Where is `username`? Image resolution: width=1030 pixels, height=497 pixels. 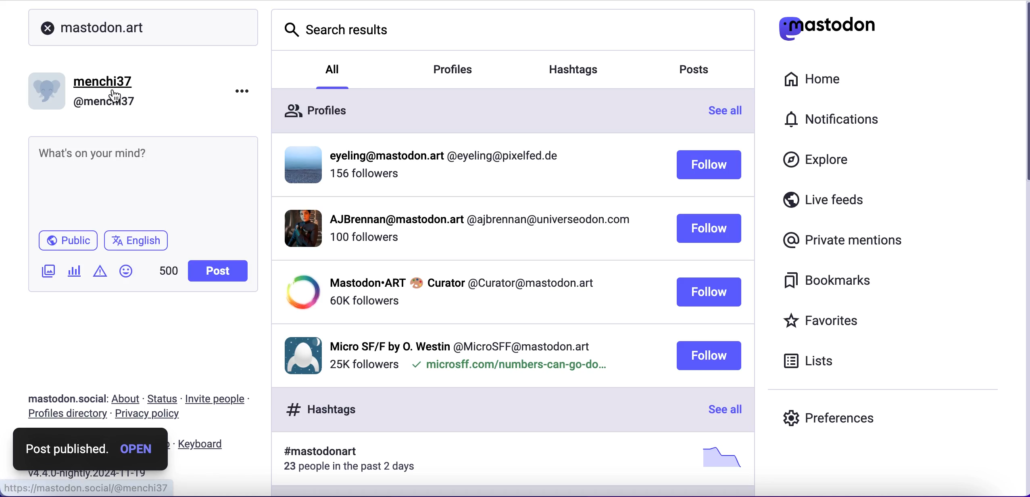
username is located at coordinates (494, 218).